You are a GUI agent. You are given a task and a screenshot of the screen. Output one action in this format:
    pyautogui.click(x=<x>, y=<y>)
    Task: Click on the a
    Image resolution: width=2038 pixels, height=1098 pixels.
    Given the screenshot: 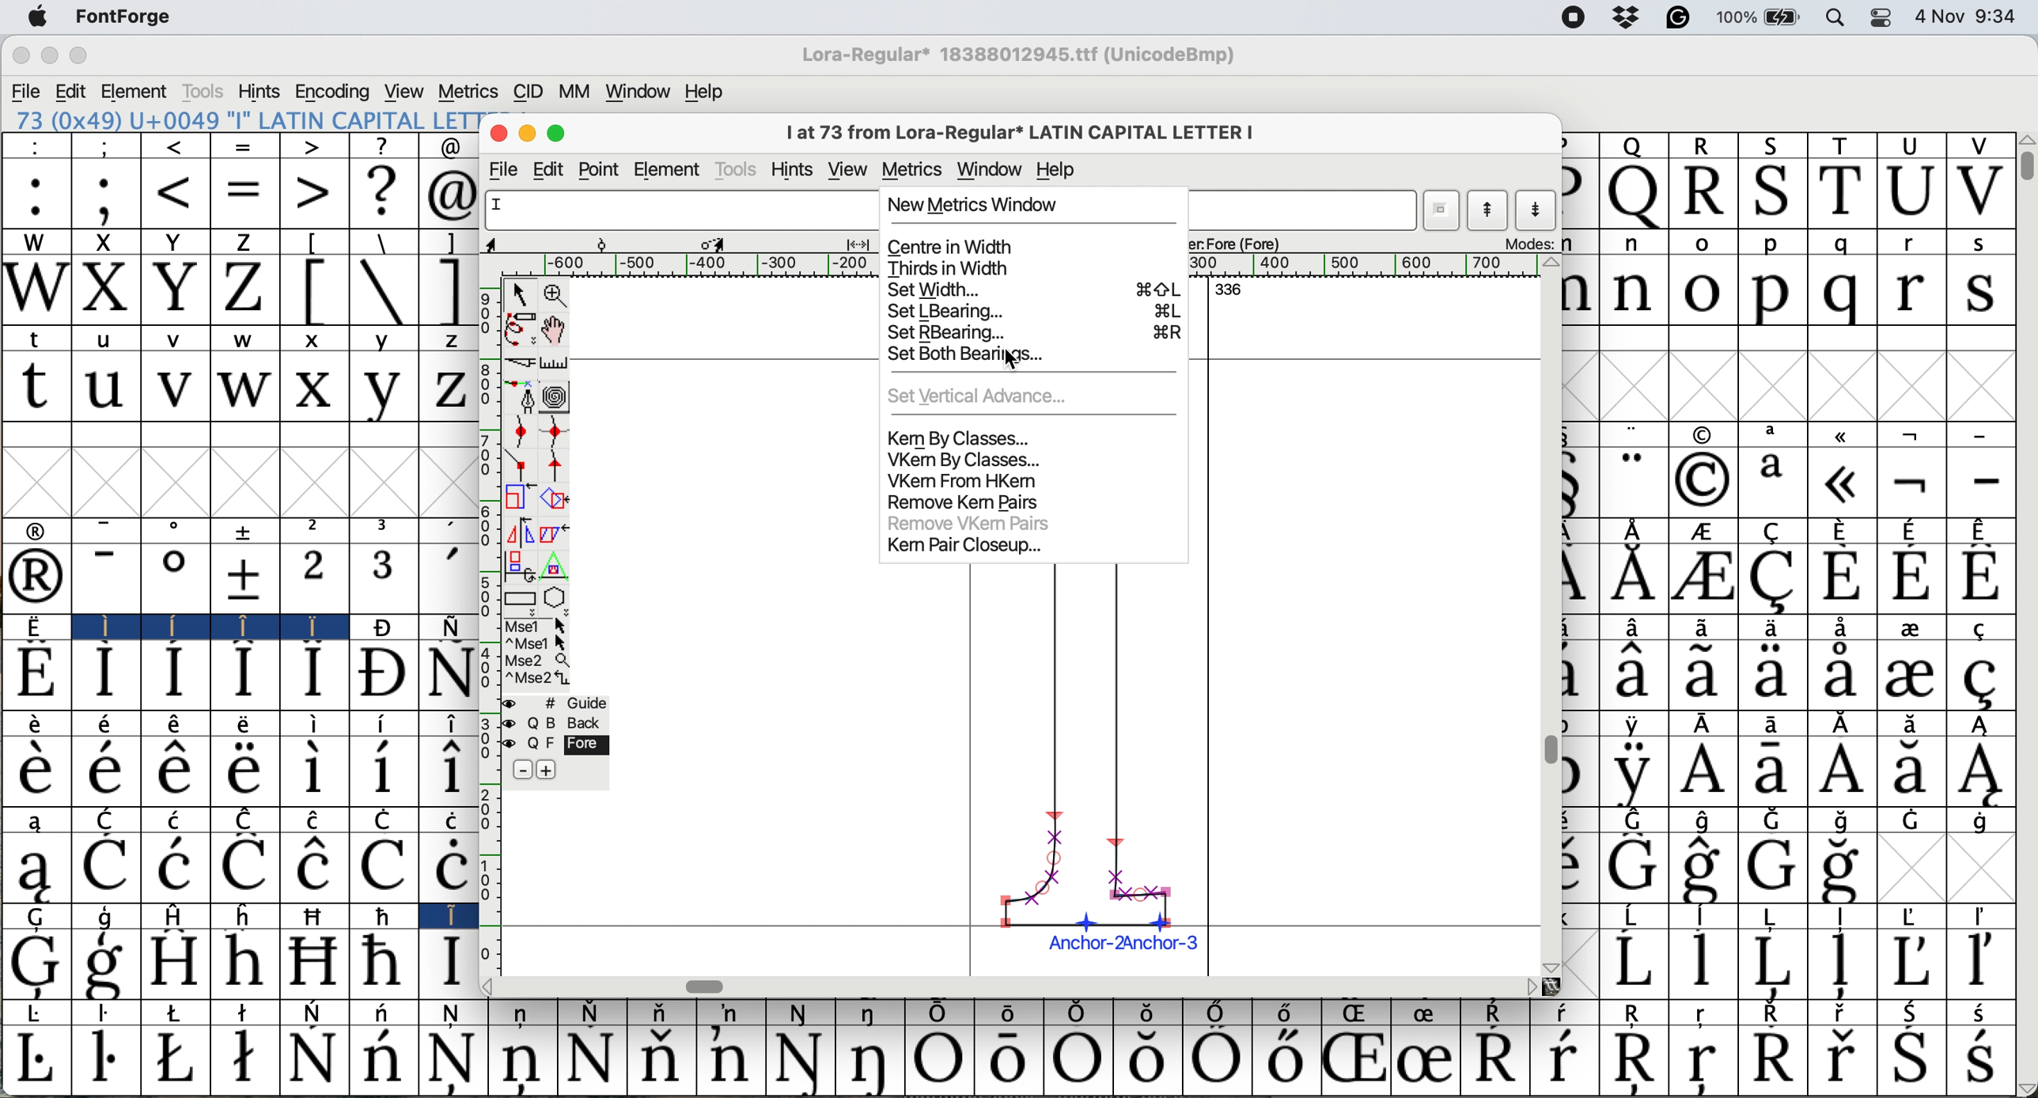 What is the action you would take?
    pyautogui.click(x=1774, y=481)
    